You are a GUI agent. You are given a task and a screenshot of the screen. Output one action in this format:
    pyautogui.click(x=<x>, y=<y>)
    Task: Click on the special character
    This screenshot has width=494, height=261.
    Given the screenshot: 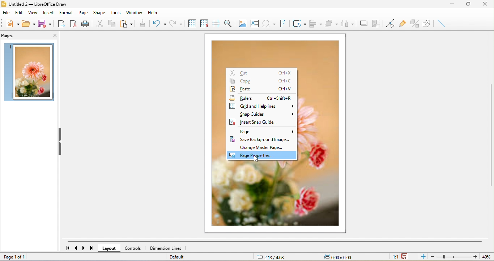 What is the action you would take?
    pyautogui.click(x=269, y=24)
    